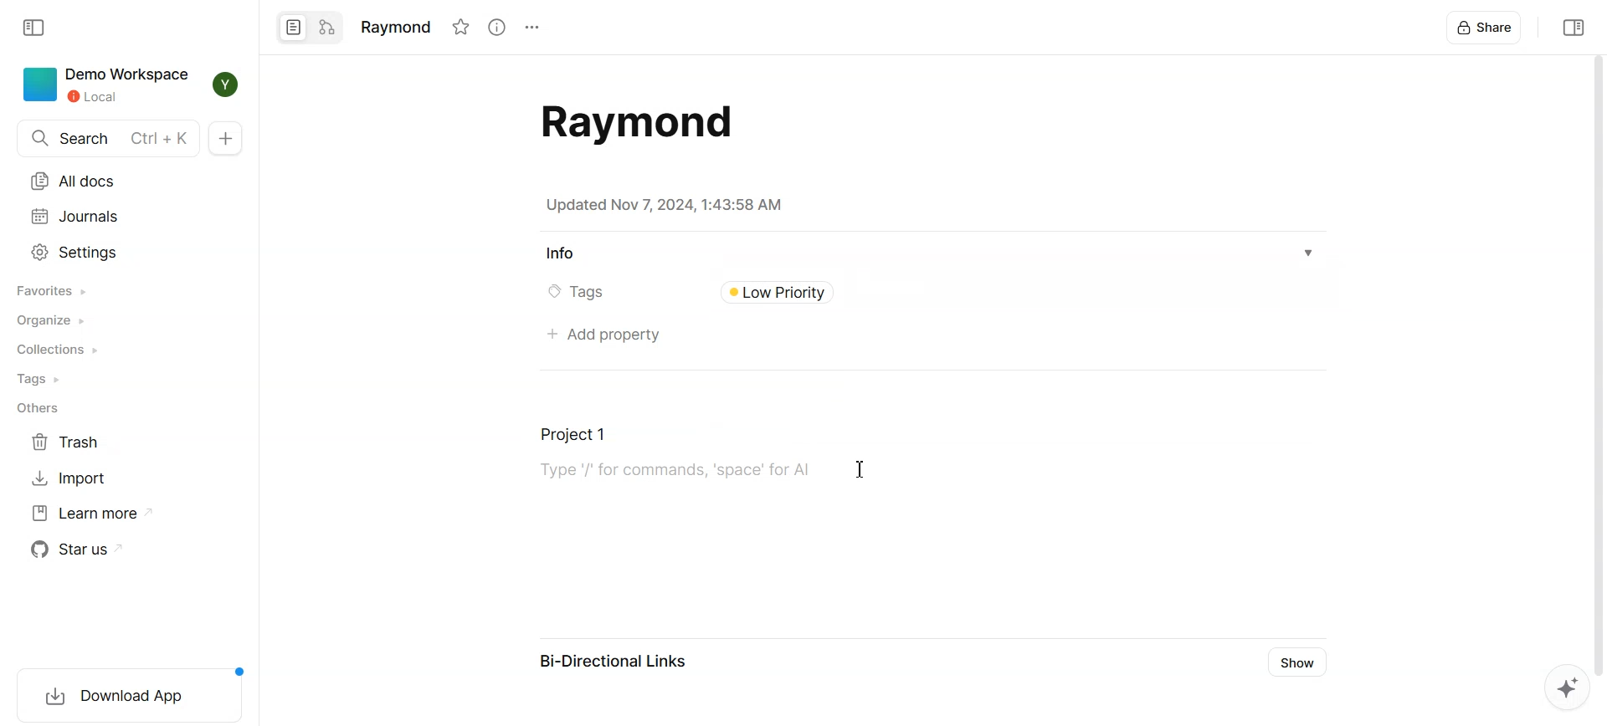  I want to click on Favorite, so click(460, 27).